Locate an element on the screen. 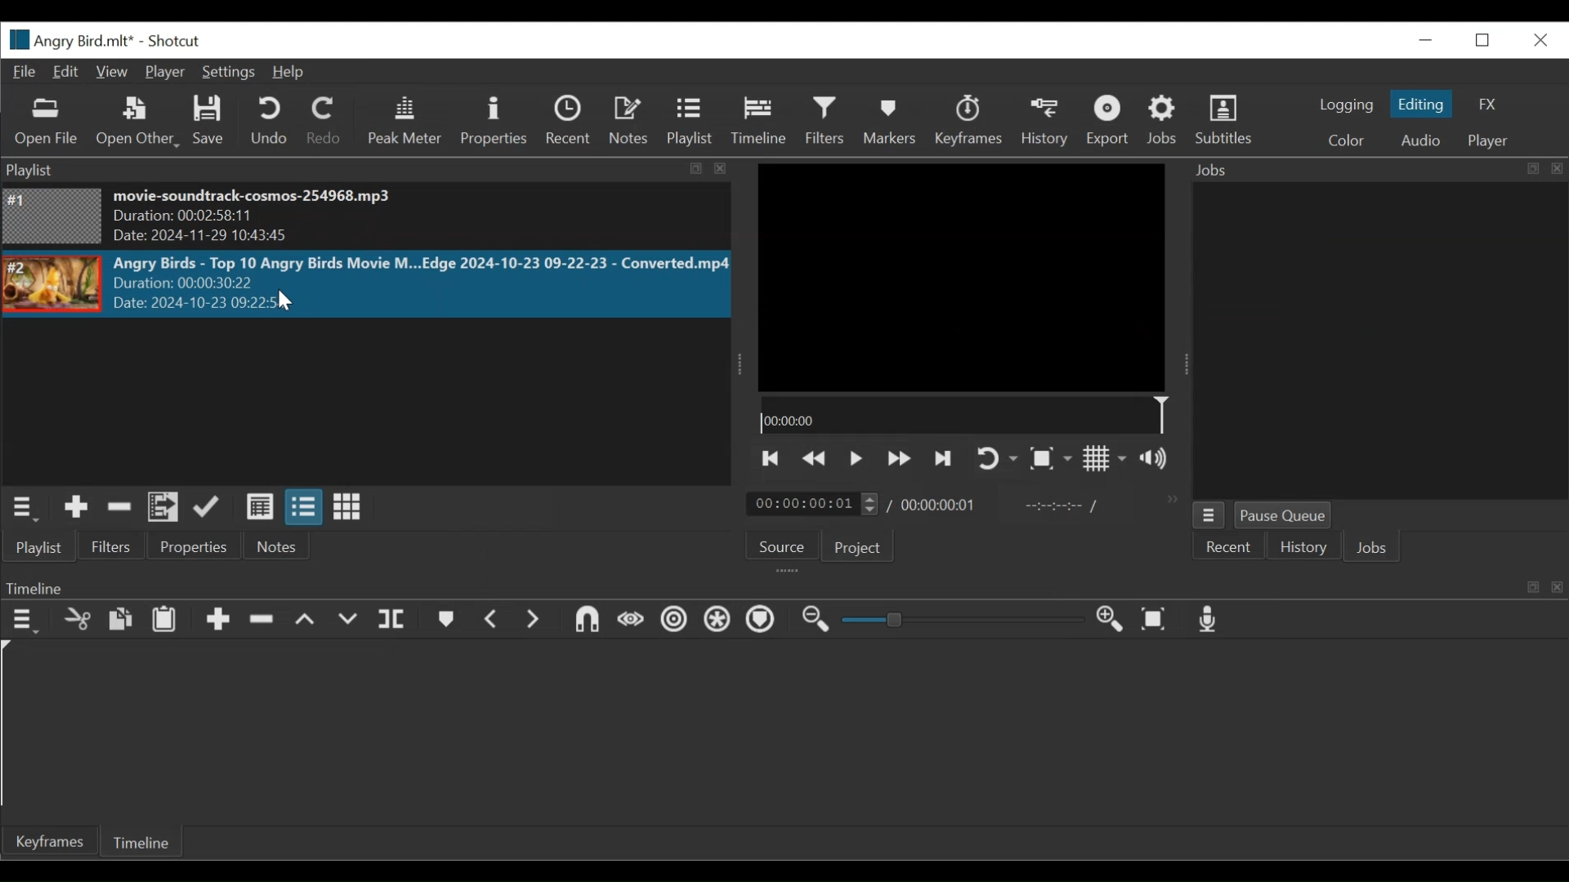 The height and width of the screenshot is (882, 1569). Editing is located at coordinates (1421, 105).